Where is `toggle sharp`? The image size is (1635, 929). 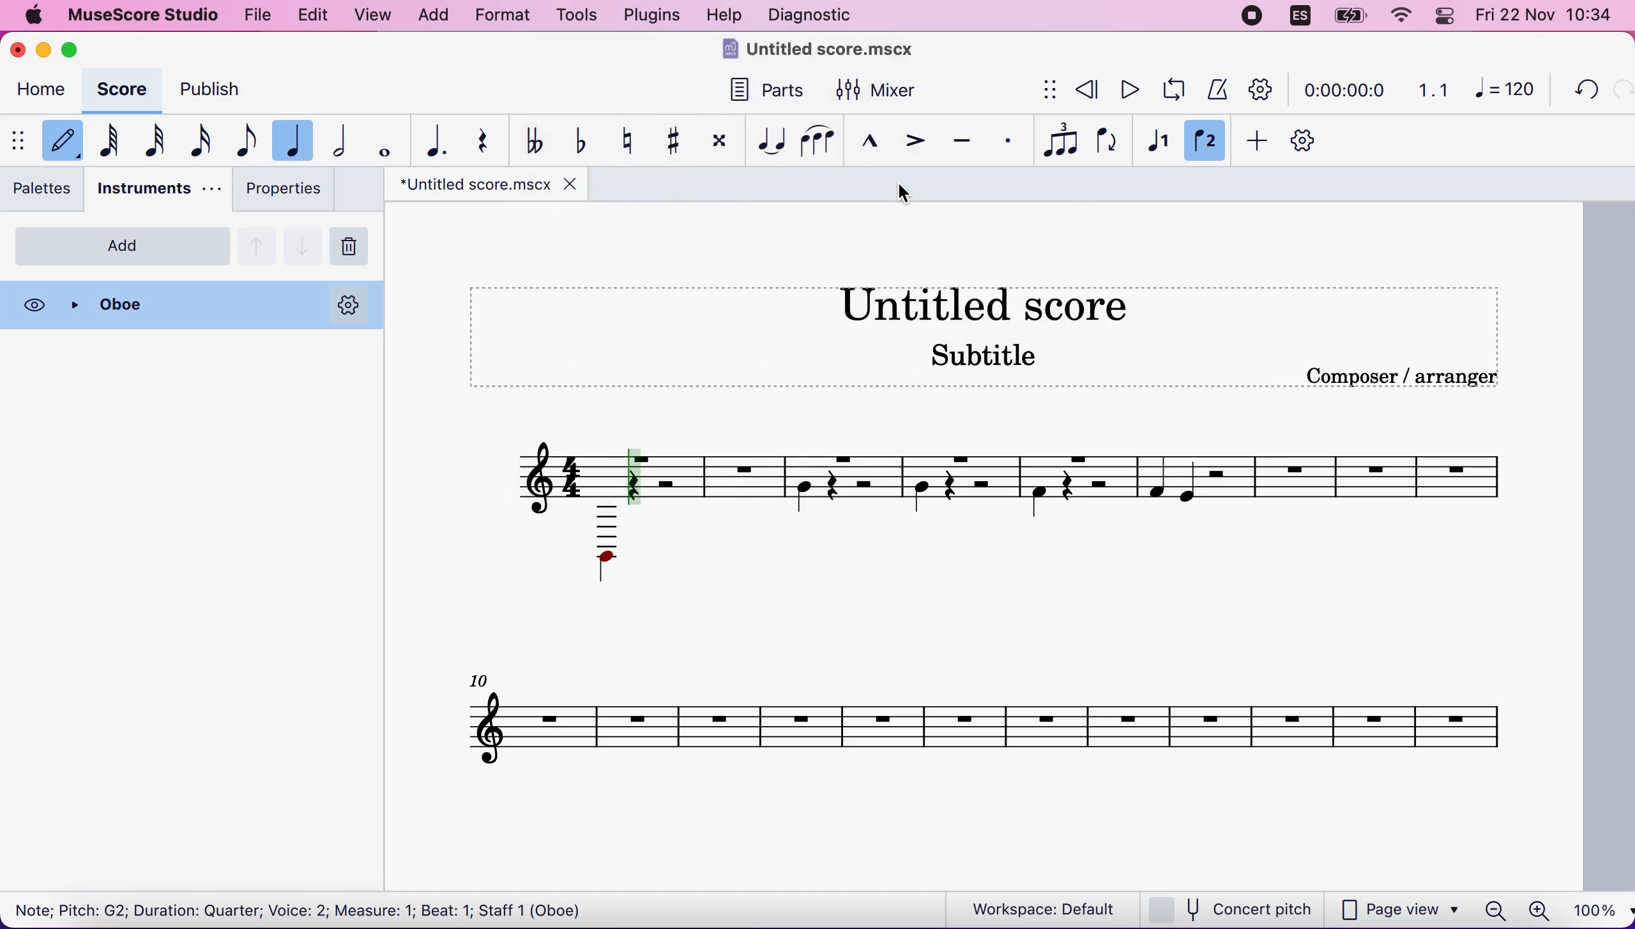
toggle sharp is located at coordinates (678, 140).